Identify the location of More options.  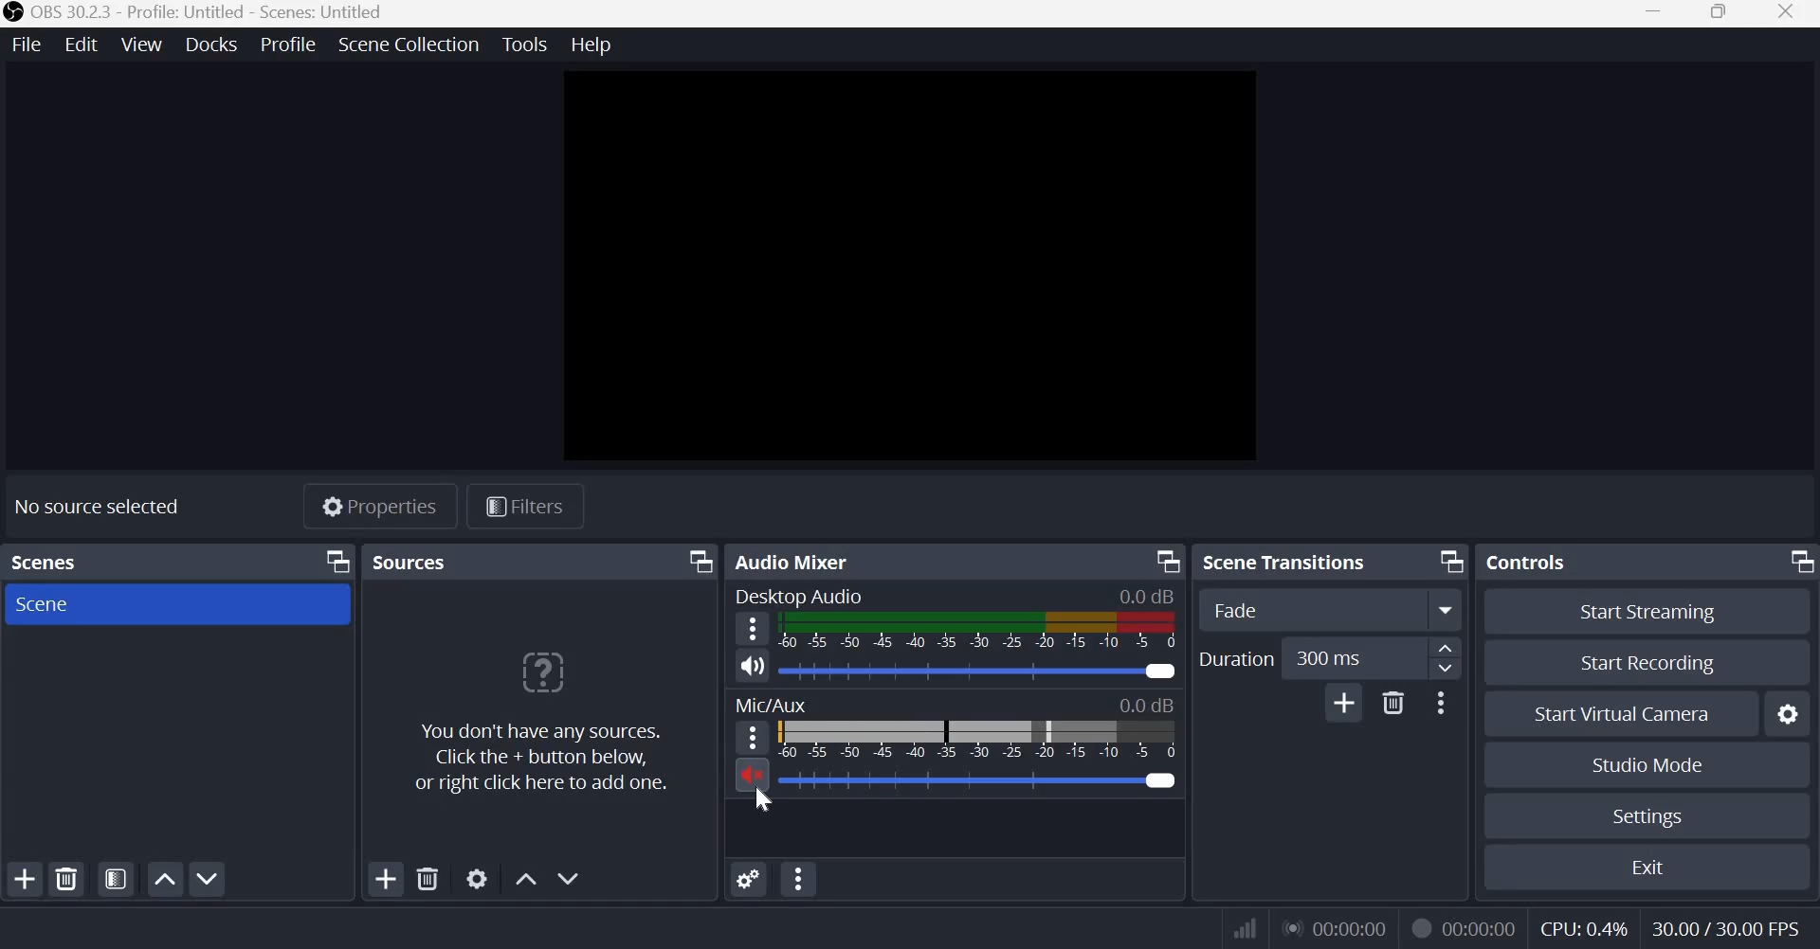
(1447, 609).